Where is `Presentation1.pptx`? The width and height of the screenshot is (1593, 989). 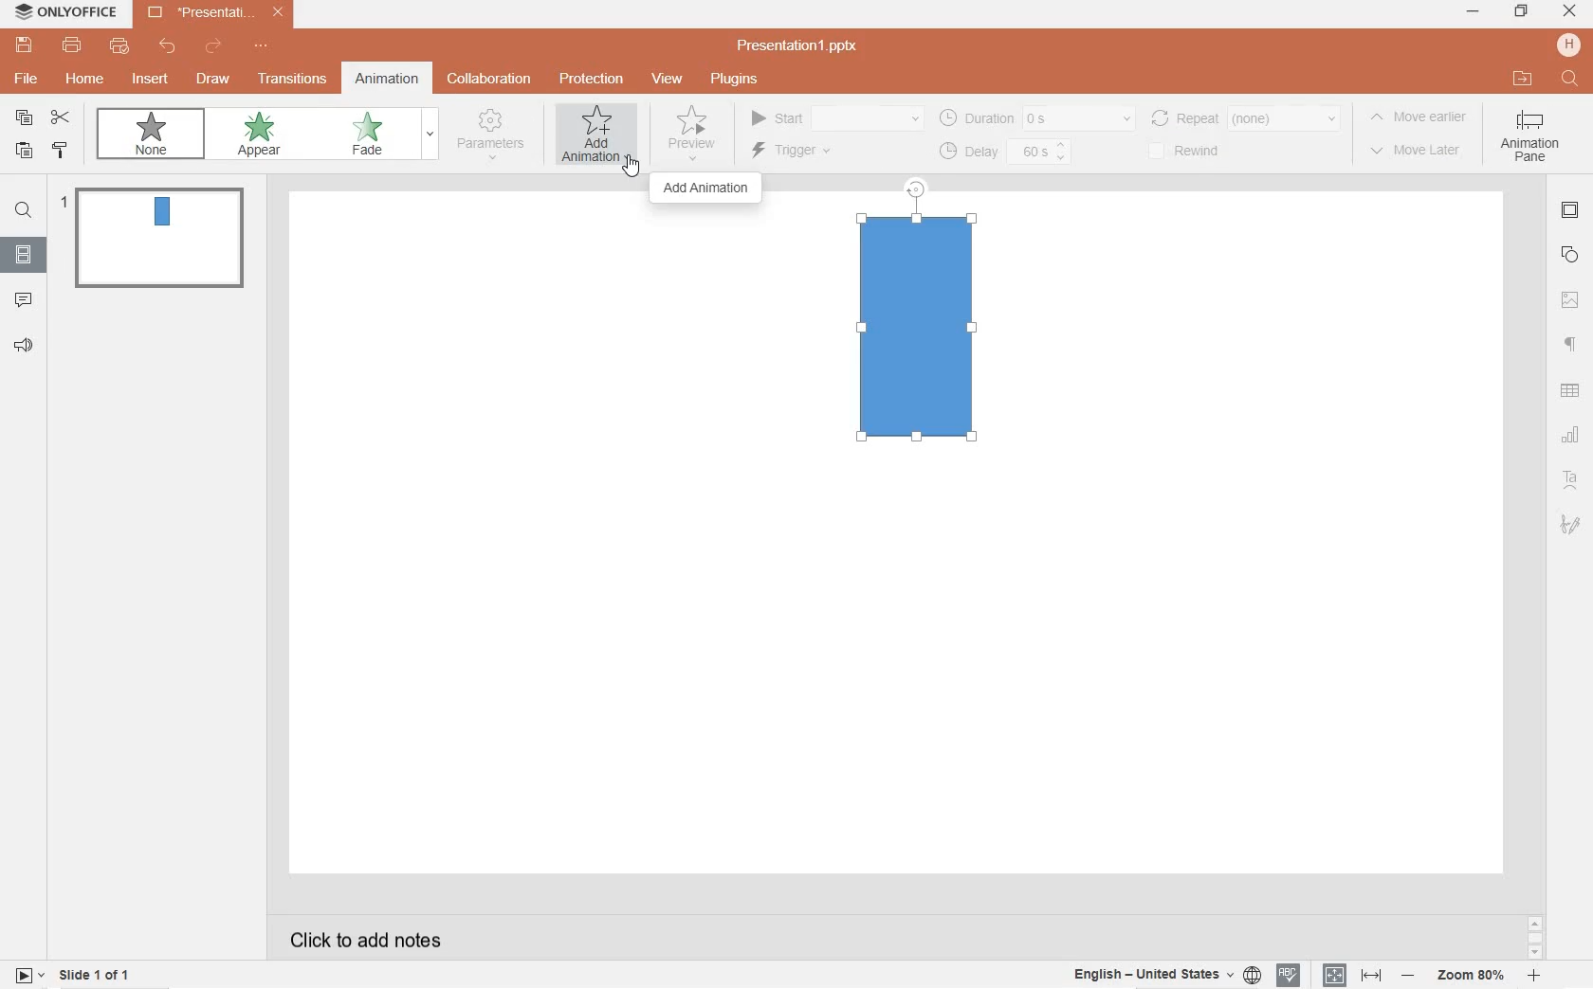 Presentation1.pptx is located at coordinates (800, 45).